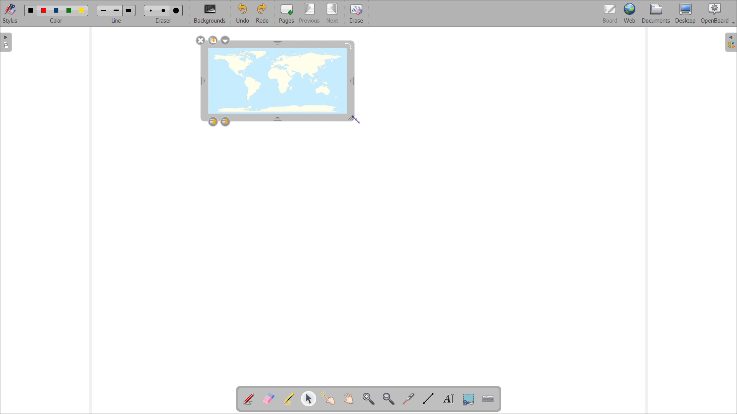  Describe the element at coordinates (349, 45) in the screenshot. I see `rotate` at that location.